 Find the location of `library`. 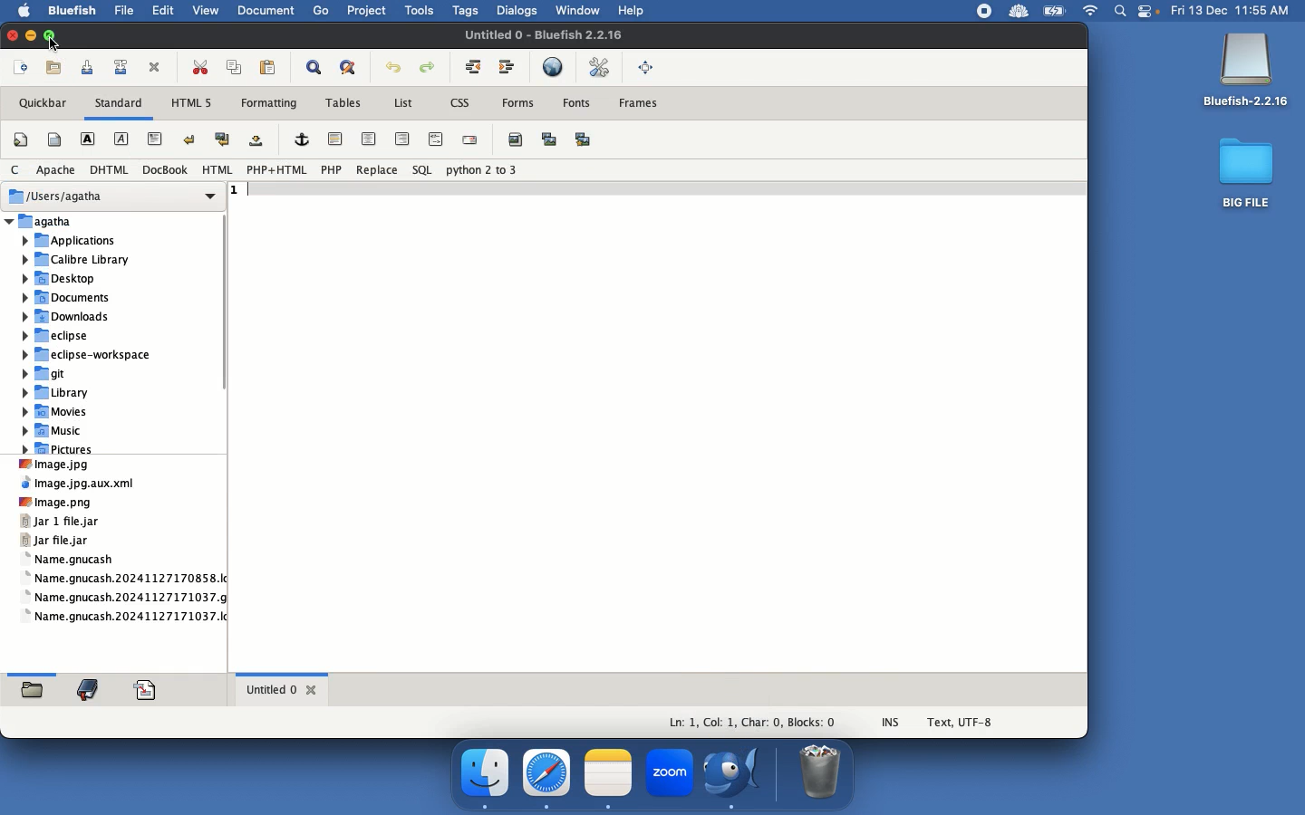

library is located at coordinates (93, 688).